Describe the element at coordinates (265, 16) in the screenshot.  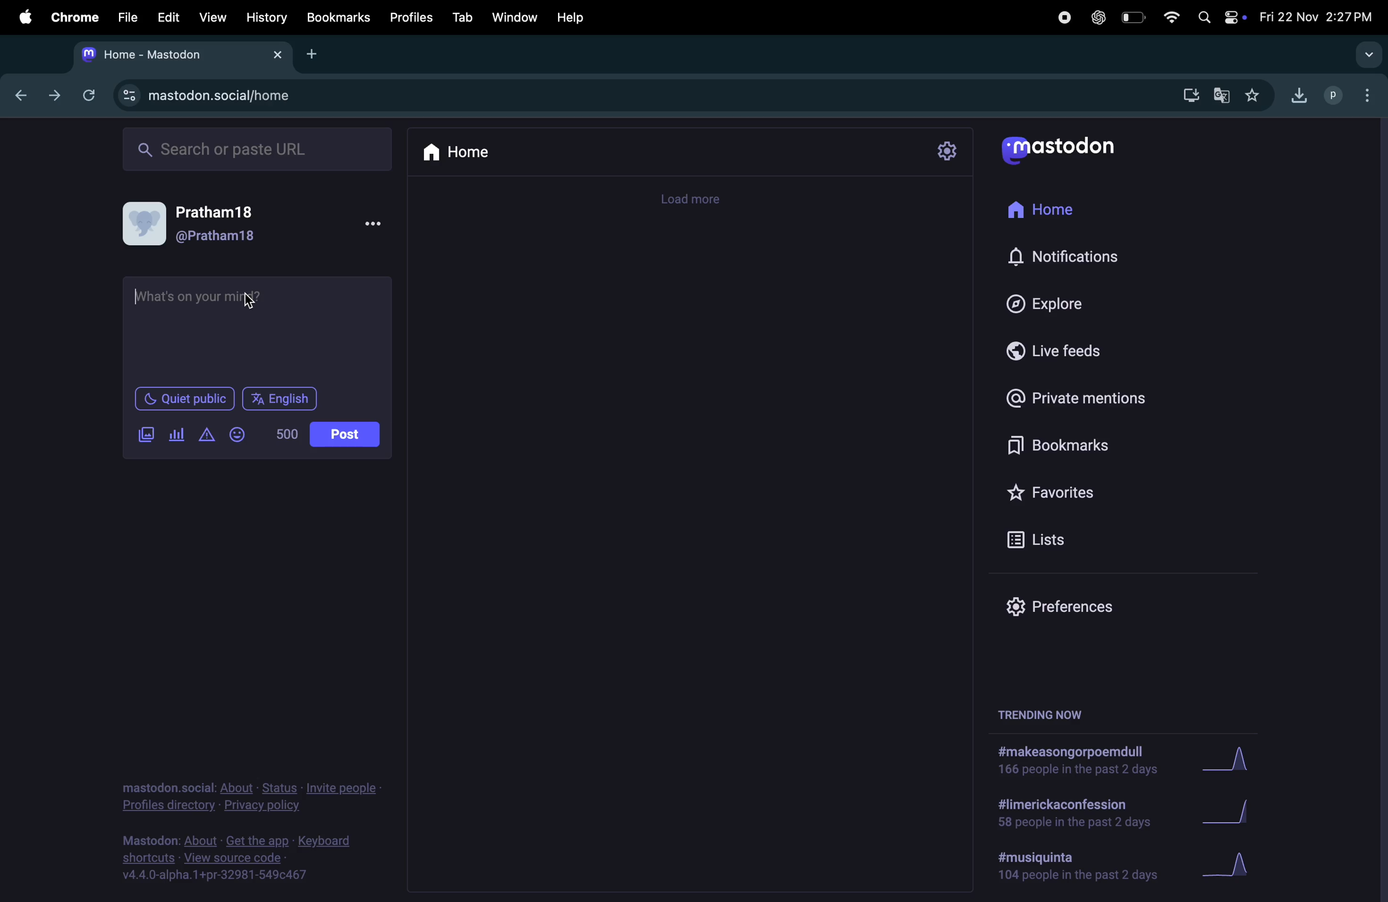
I see `history` at that location.